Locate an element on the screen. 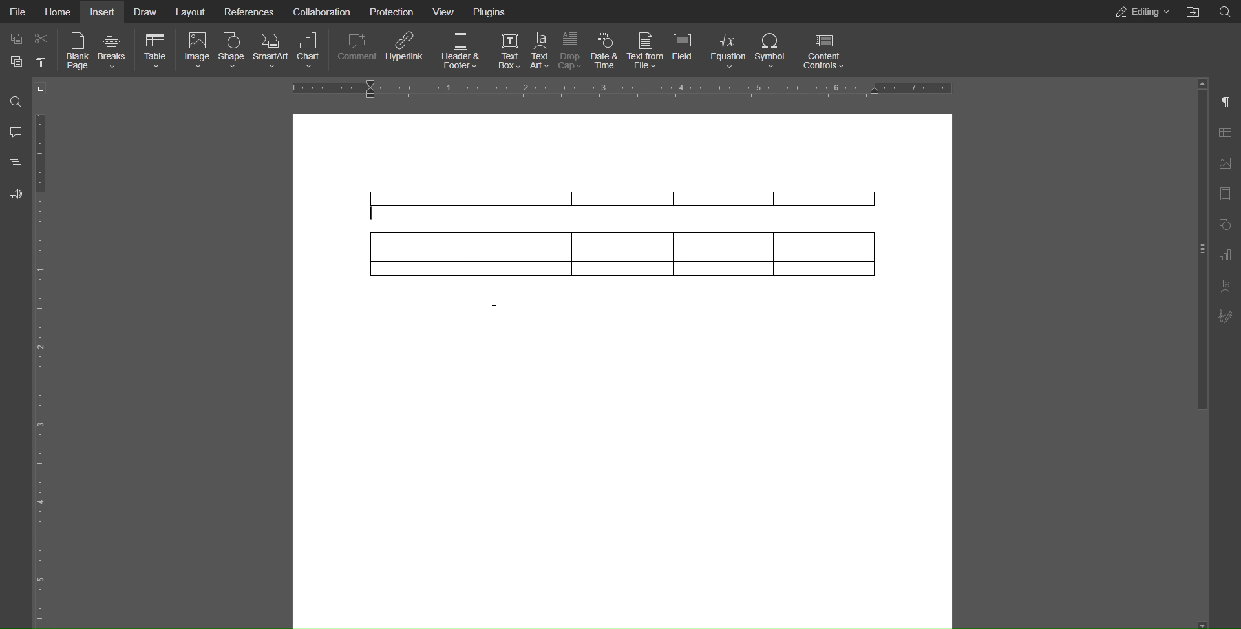 This screenshot has width=1241, height=629. SmartArt is located at coordinates (273, 52).